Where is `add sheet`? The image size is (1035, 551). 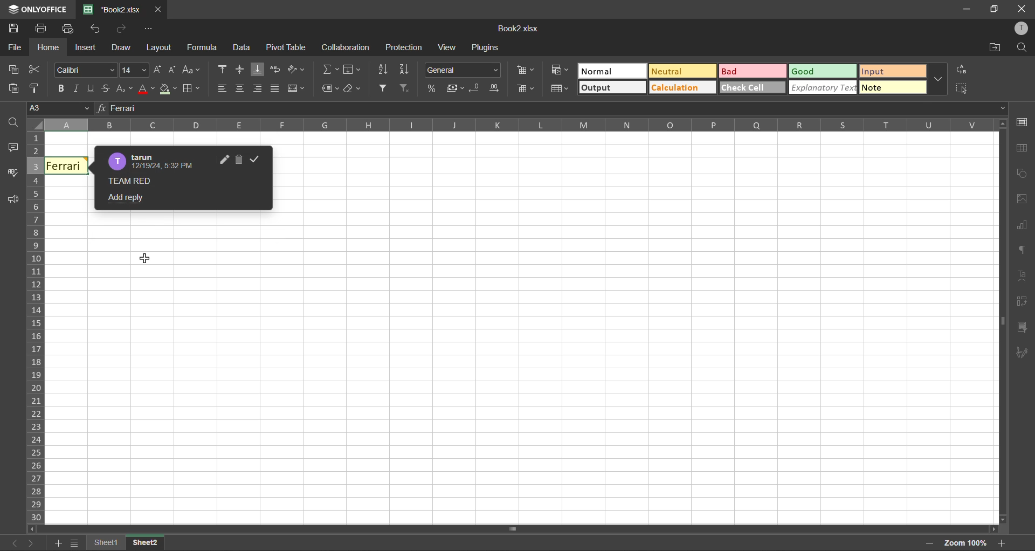
add sheet is located at coordinates (57, 545).